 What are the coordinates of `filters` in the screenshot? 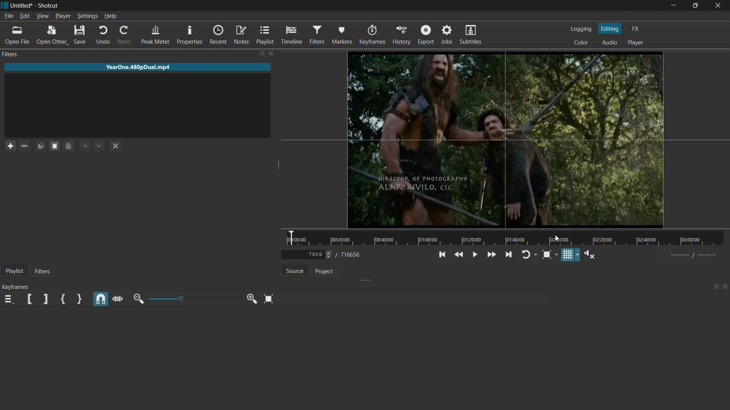 It's located at (10, 54).